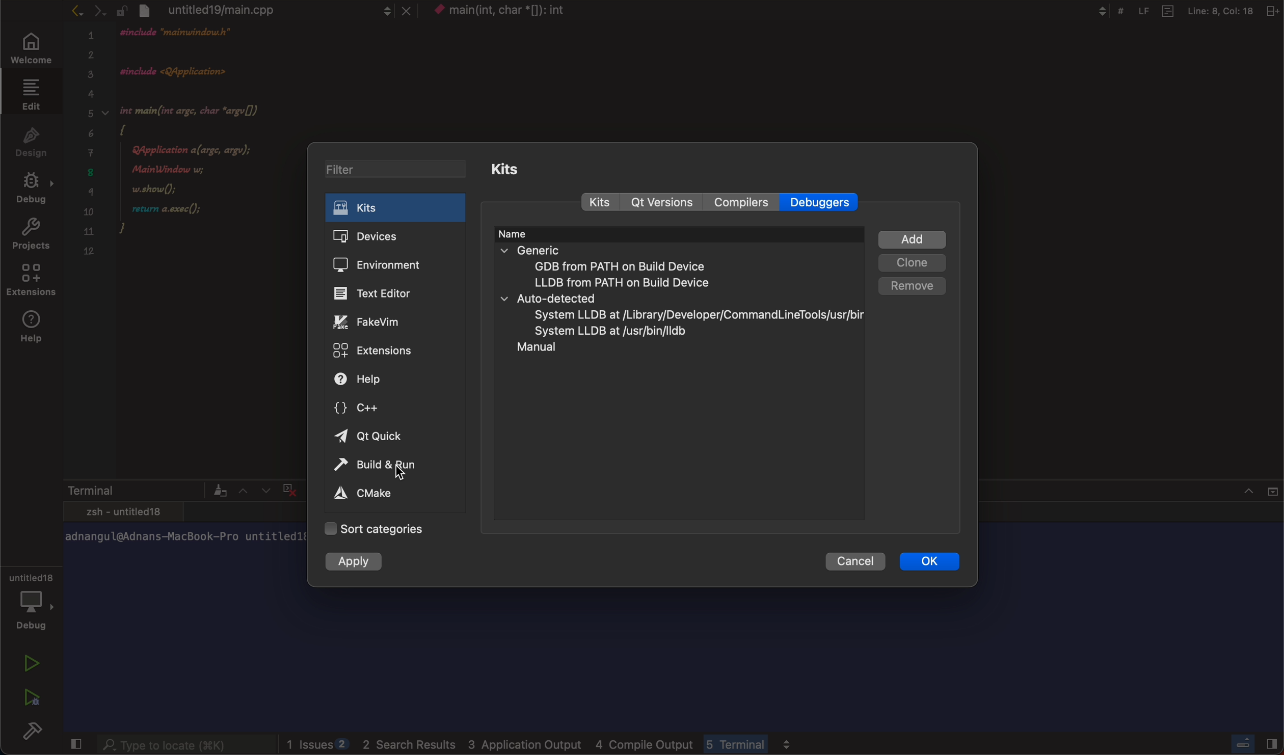 The width and height of the screenshot is (1284, 755). Describe the element at coordinates (742, 203) in the screenshot. I see `compilers` at that location.